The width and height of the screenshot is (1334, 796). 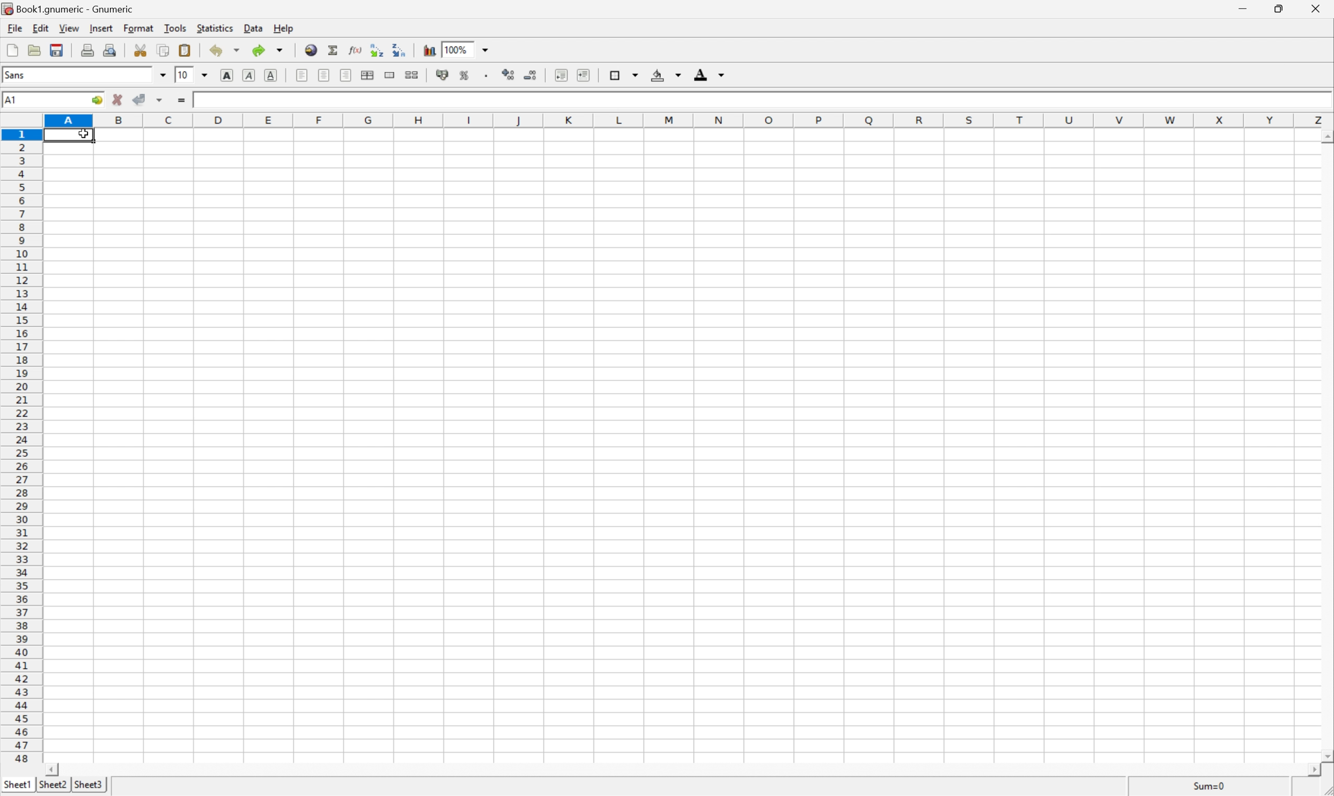 What do you see at coordinates (99, 101) in the screenshot?
I see `go to` at bounding box center [99, 101].